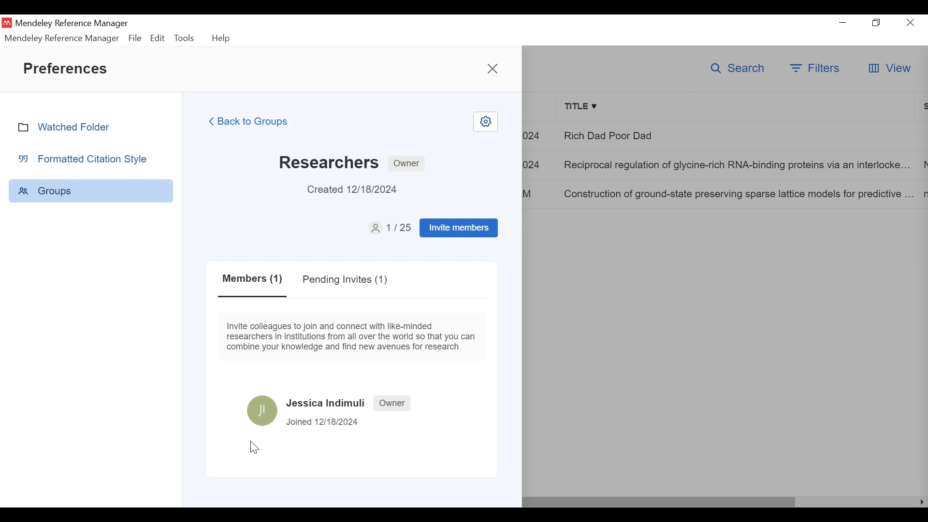 Image resolution: width=928 pixels, height=522 pixels. I want to click on Formatted Citation Style, so click(87, 159).